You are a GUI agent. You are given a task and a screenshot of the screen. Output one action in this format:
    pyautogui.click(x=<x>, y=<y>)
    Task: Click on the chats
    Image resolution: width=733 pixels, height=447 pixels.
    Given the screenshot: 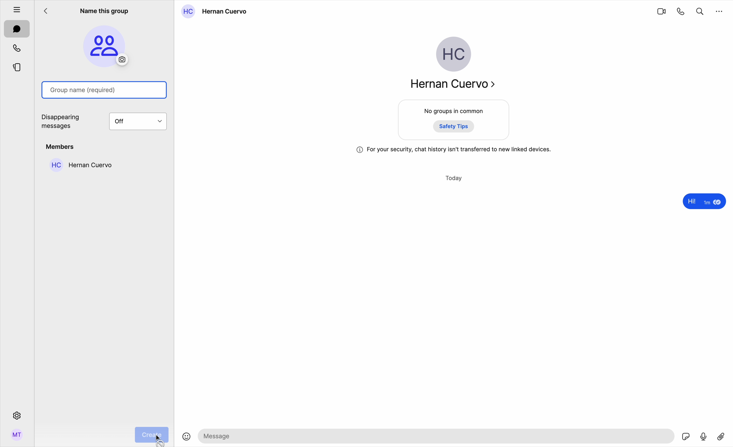 What is the action you would take?
    pyautogui.click(x=17, y=29)
    